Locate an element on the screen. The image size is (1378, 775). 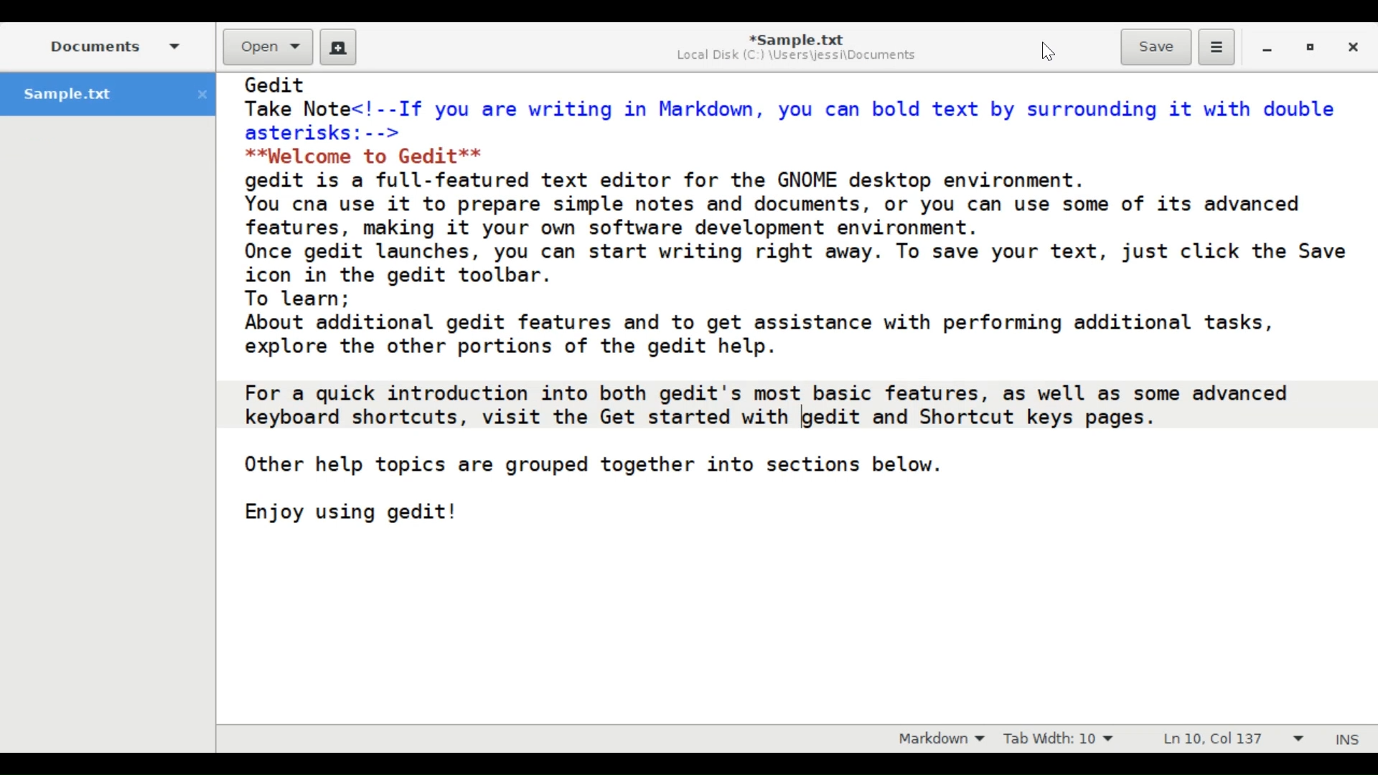
restore is located at coordinates (1311, 48).